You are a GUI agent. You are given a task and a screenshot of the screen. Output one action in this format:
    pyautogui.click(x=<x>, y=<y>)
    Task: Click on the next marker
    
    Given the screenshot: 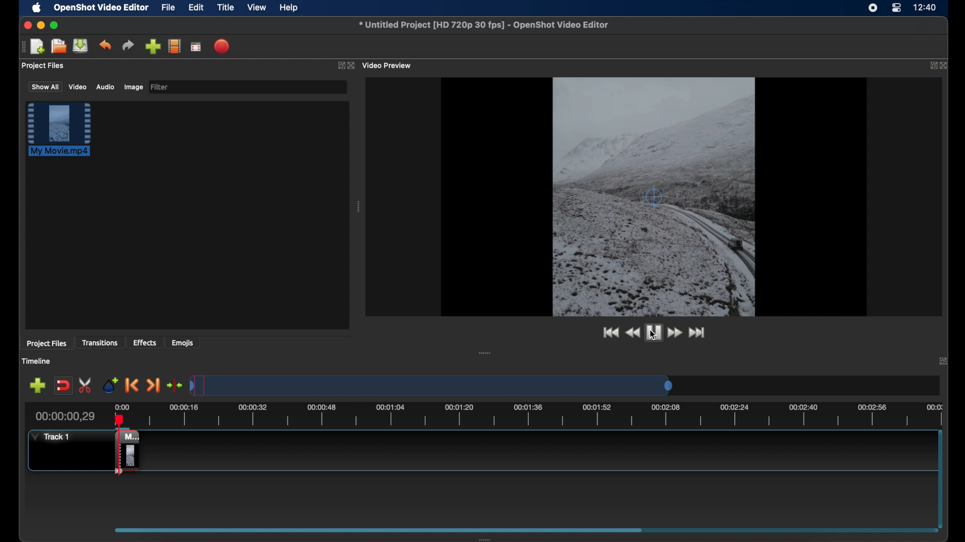 What is the action you would take?
    pyautogui.click(x=153, y=386)
    